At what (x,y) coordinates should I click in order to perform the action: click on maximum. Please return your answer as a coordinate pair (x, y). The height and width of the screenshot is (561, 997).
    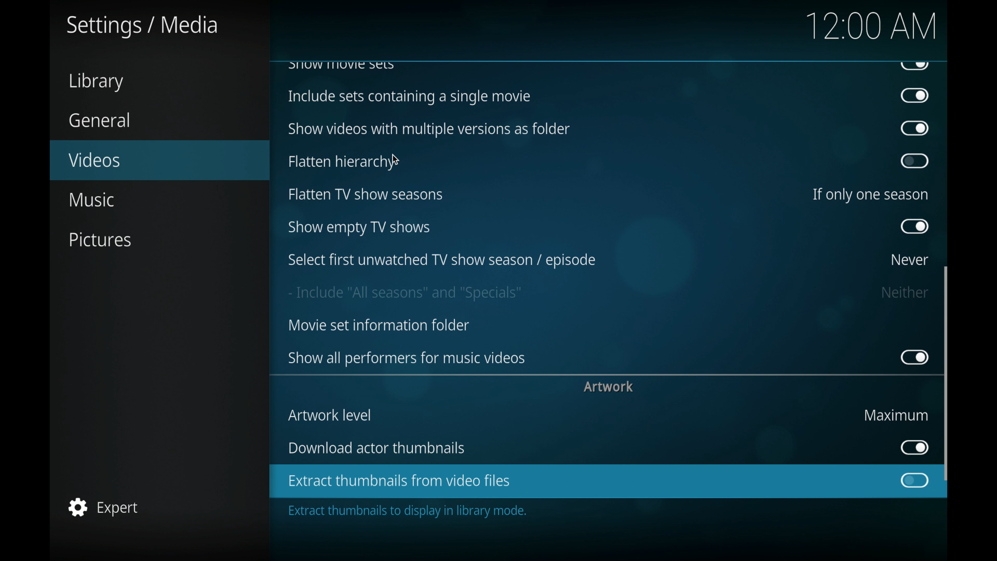
    Looking at the image, I should click on (896, 415).